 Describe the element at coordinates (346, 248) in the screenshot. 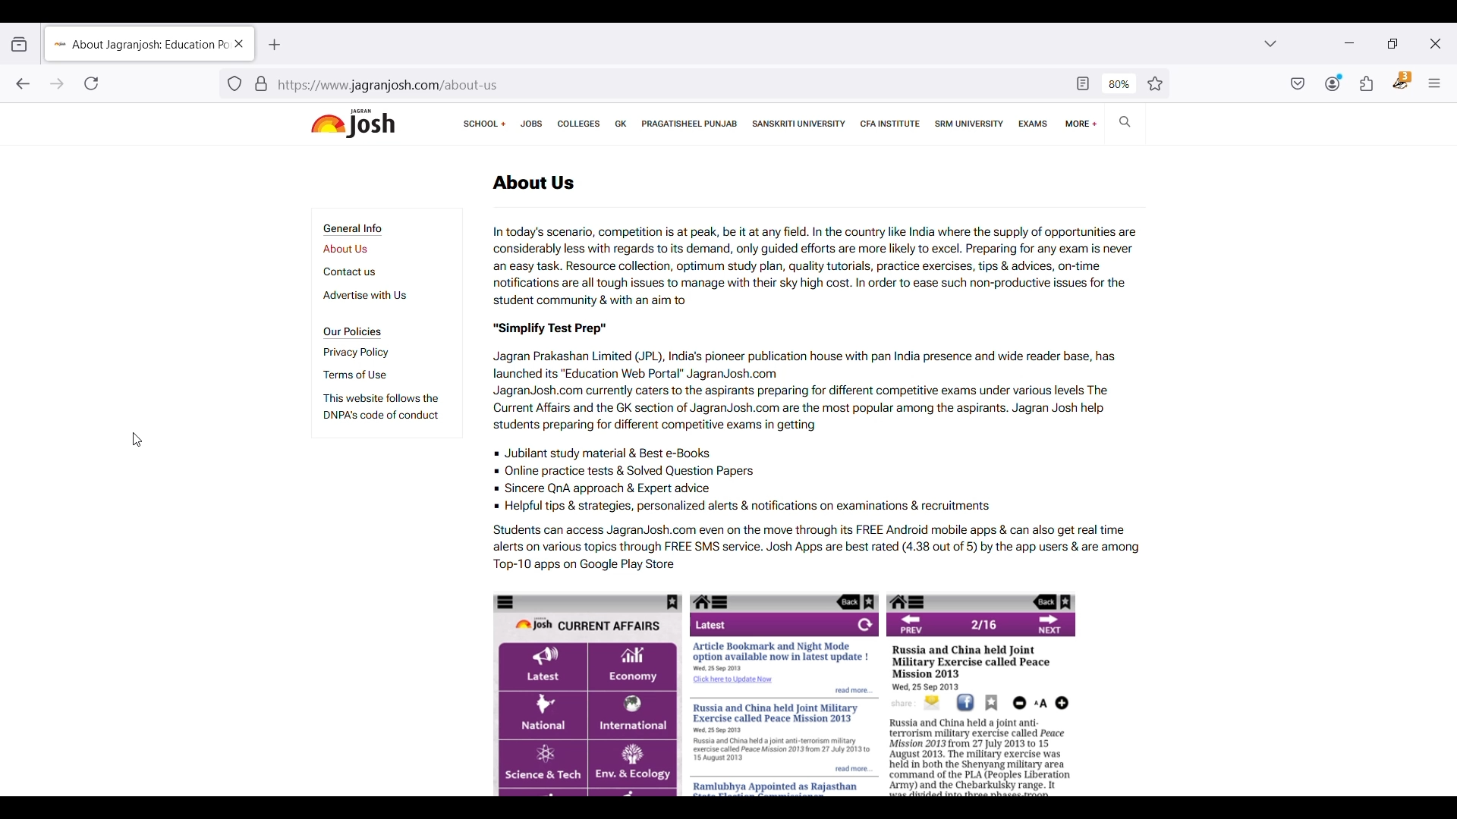

I see `About us page` at that location.